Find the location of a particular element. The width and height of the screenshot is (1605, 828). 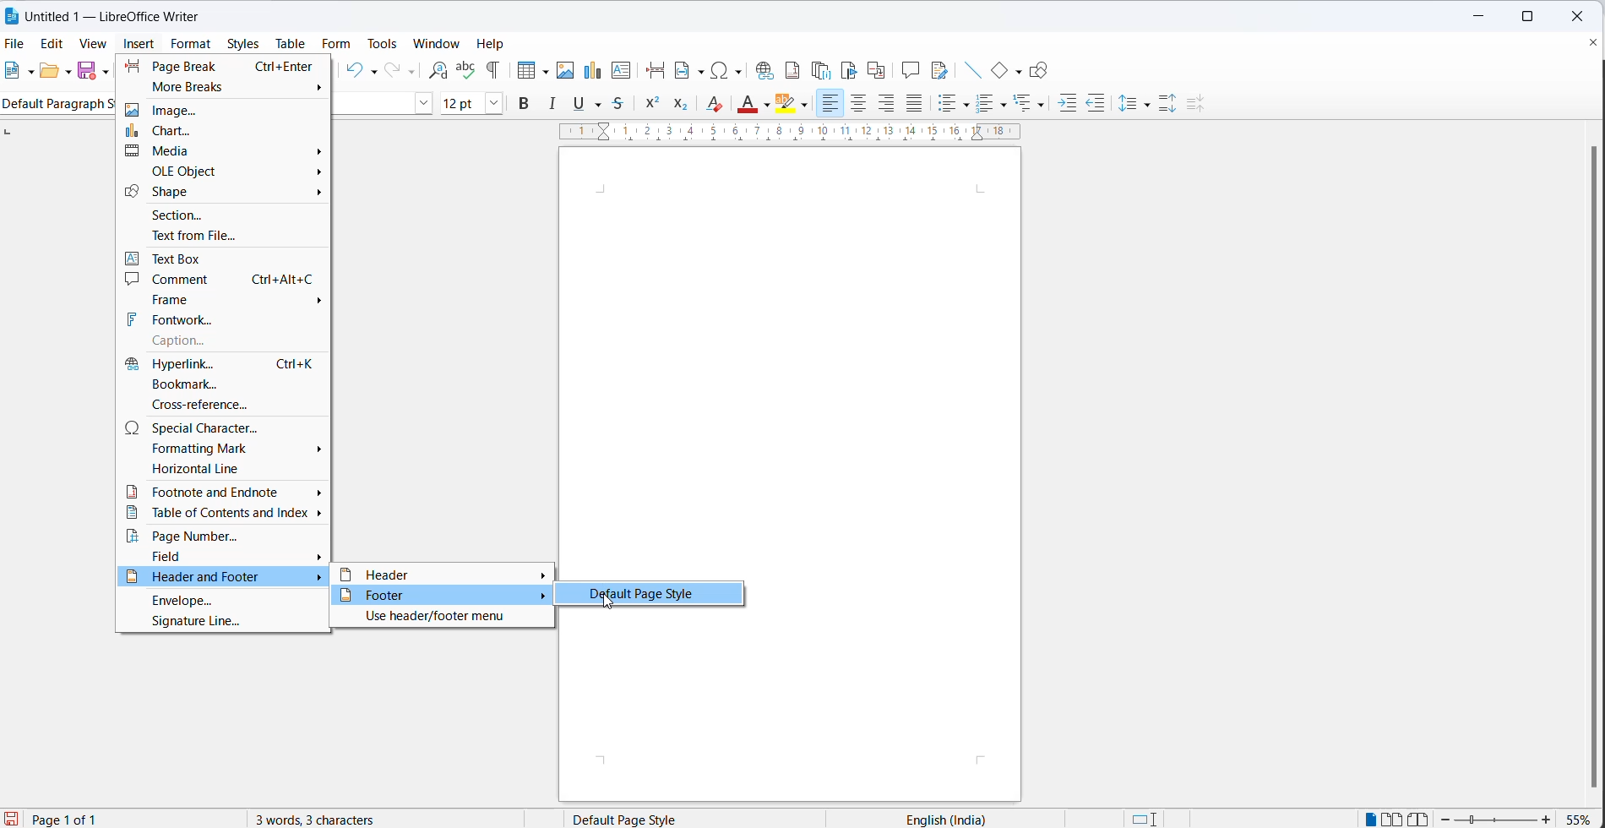

fontwork is located at coordinates (223, 323).